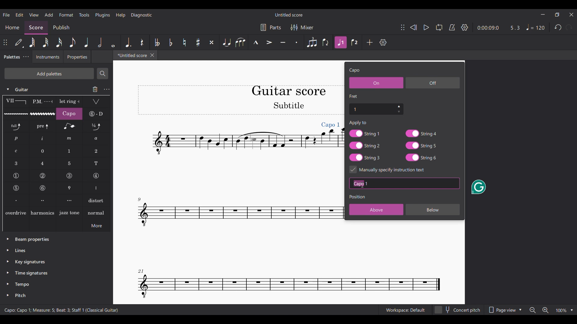  What do you see at coordinates (376, 82) in the screenshot?
I see `On` at bounding box center [376, 82].